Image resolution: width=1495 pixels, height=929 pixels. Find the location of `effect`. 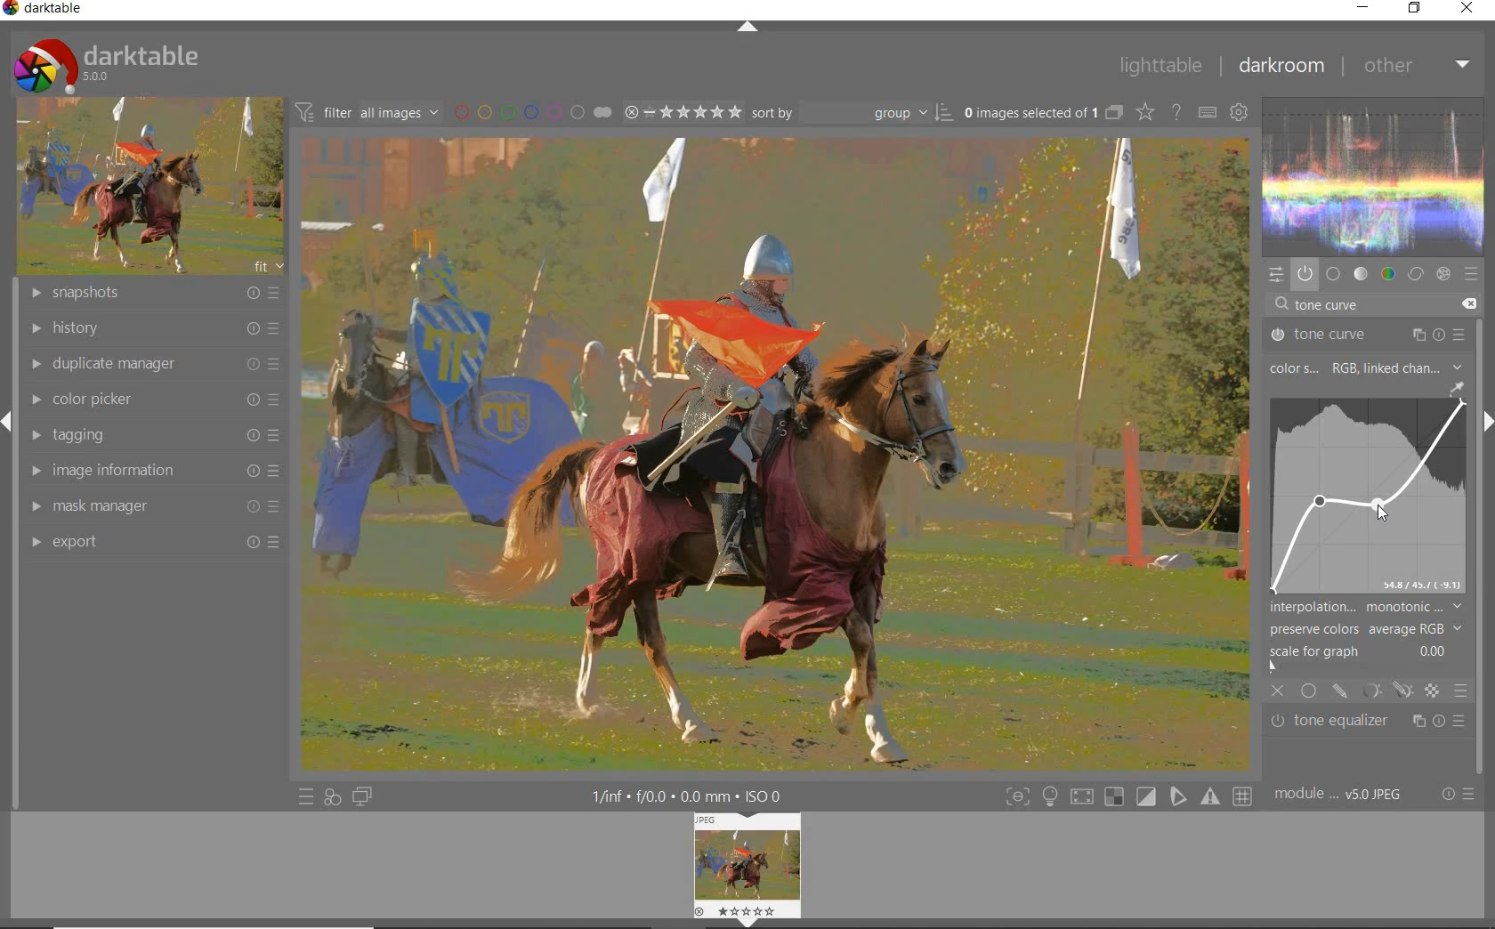

effect is located at coordinates (1442, 274).